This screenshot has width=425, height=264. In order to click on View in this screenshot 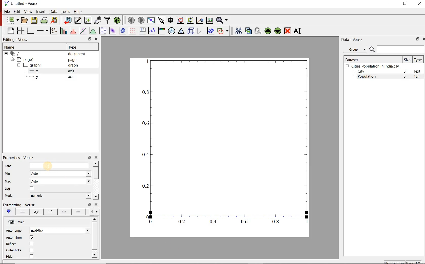, I will do `click(27, 11)`.